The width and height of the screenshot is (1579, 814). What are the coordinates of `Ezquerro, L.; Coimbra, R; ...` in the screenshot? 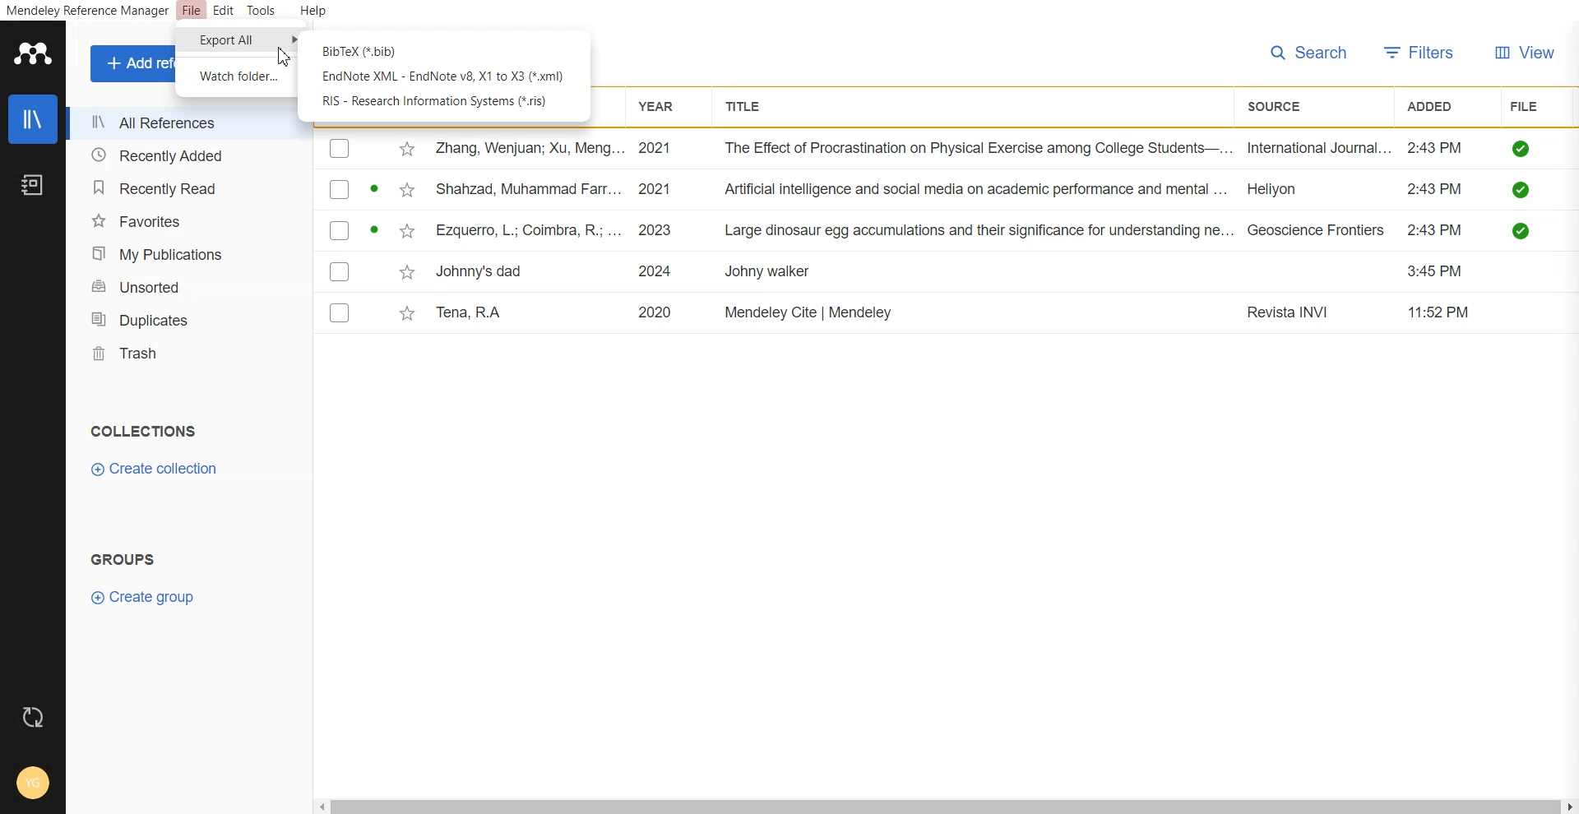 It's located at (528, 229).